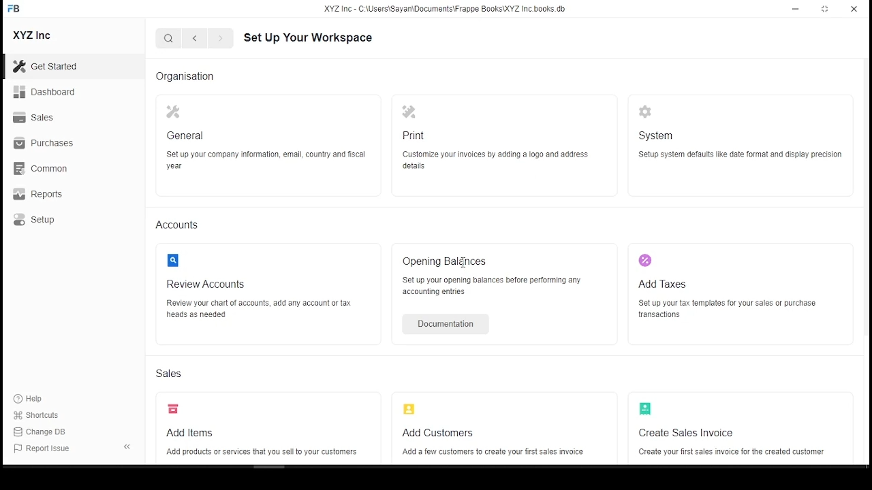 This screenshot has height=490, width=872. What do you see at coordinates (42, 431) in the screenshot?
I see `Change DB` at bounding box center [42, 431].